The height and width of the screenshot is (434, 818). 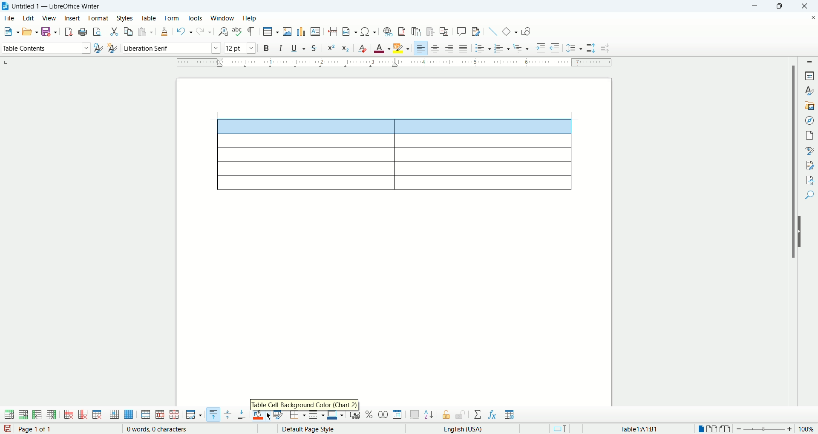 I want to click on sidebar settings, so click(x=809, y=62).